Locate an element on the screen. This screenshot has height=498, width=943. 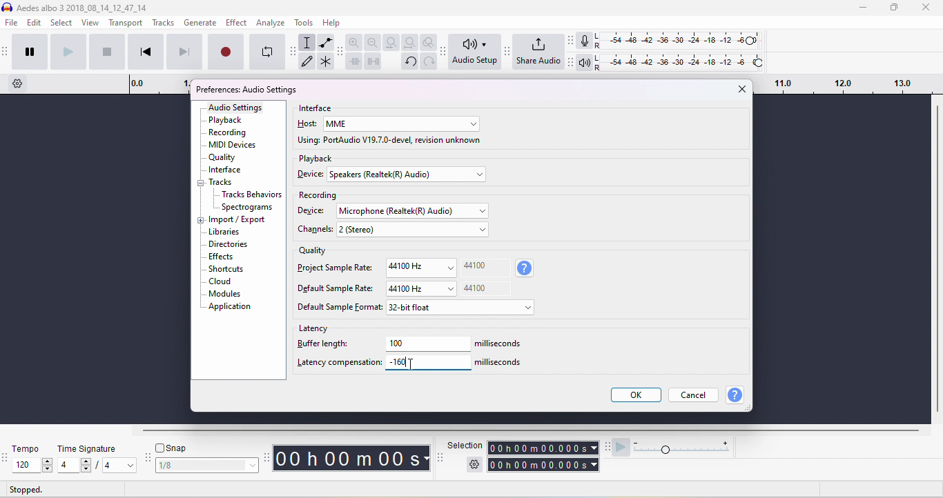
recording level is located at coordinates (683, 41).